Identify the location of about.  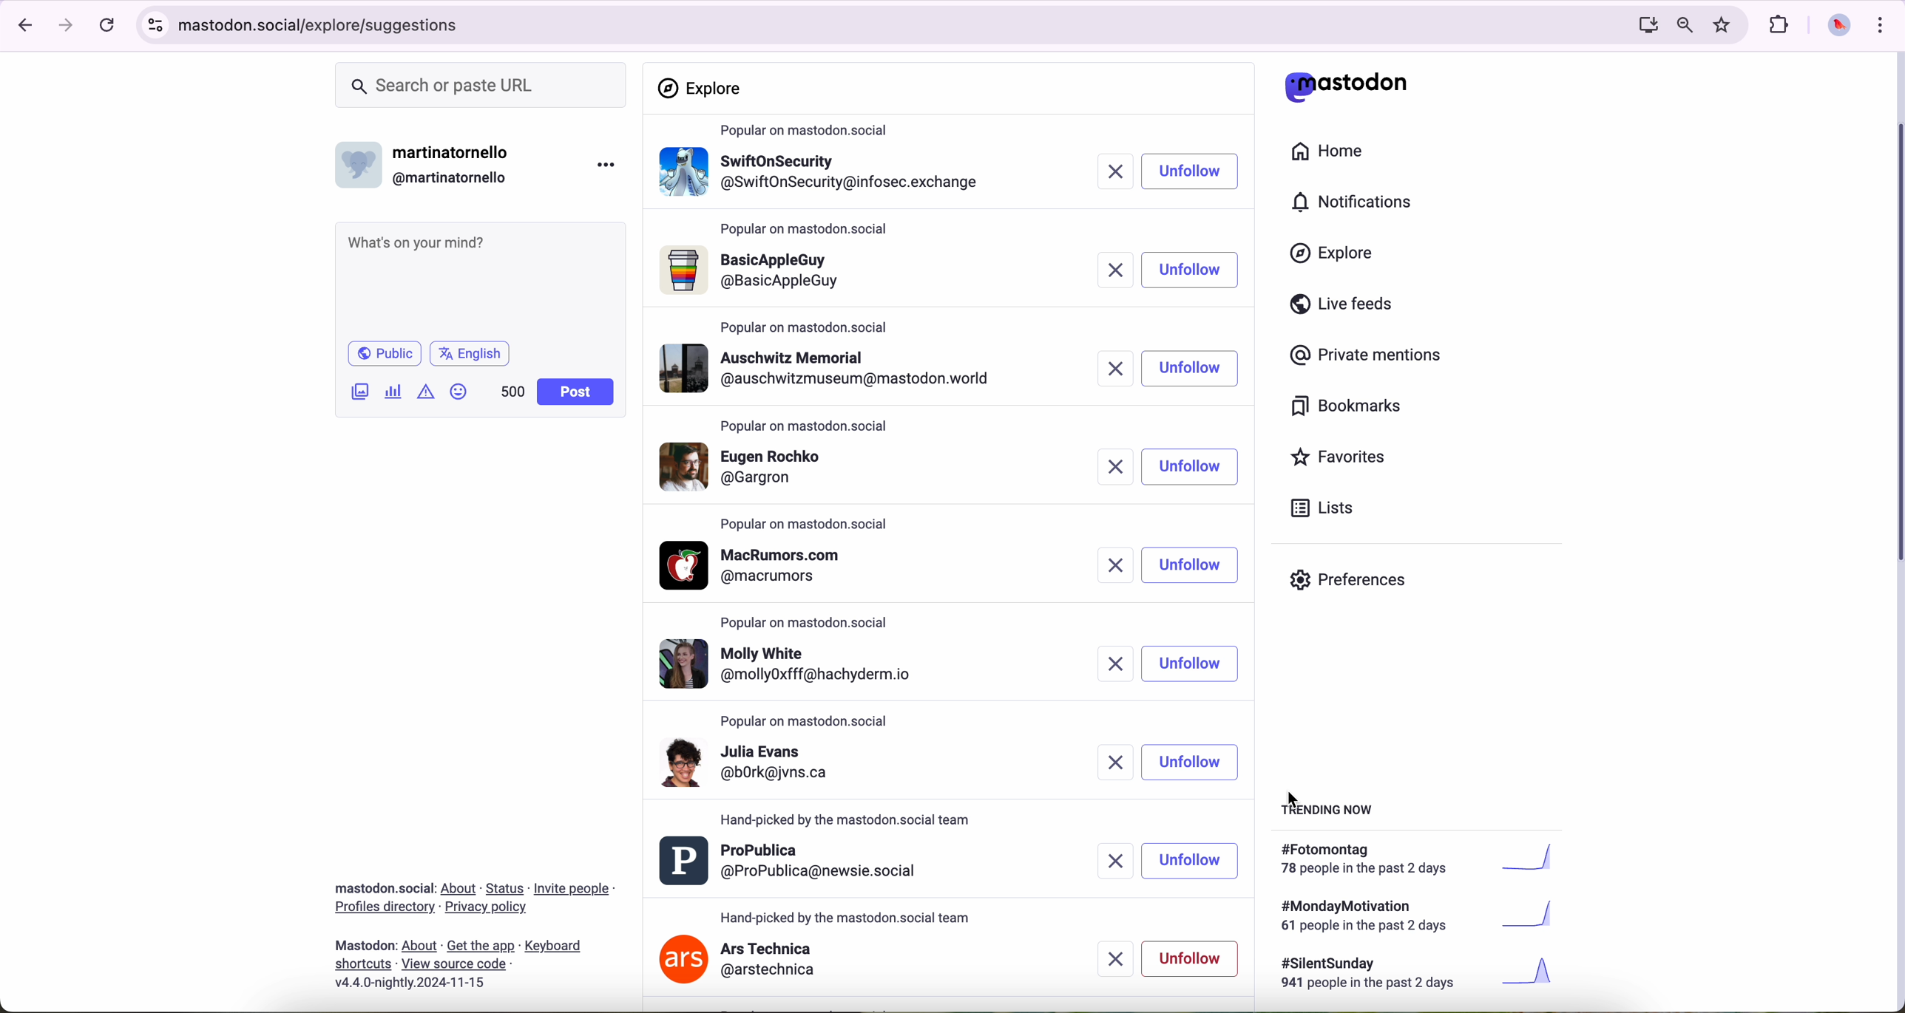
(474, 930).